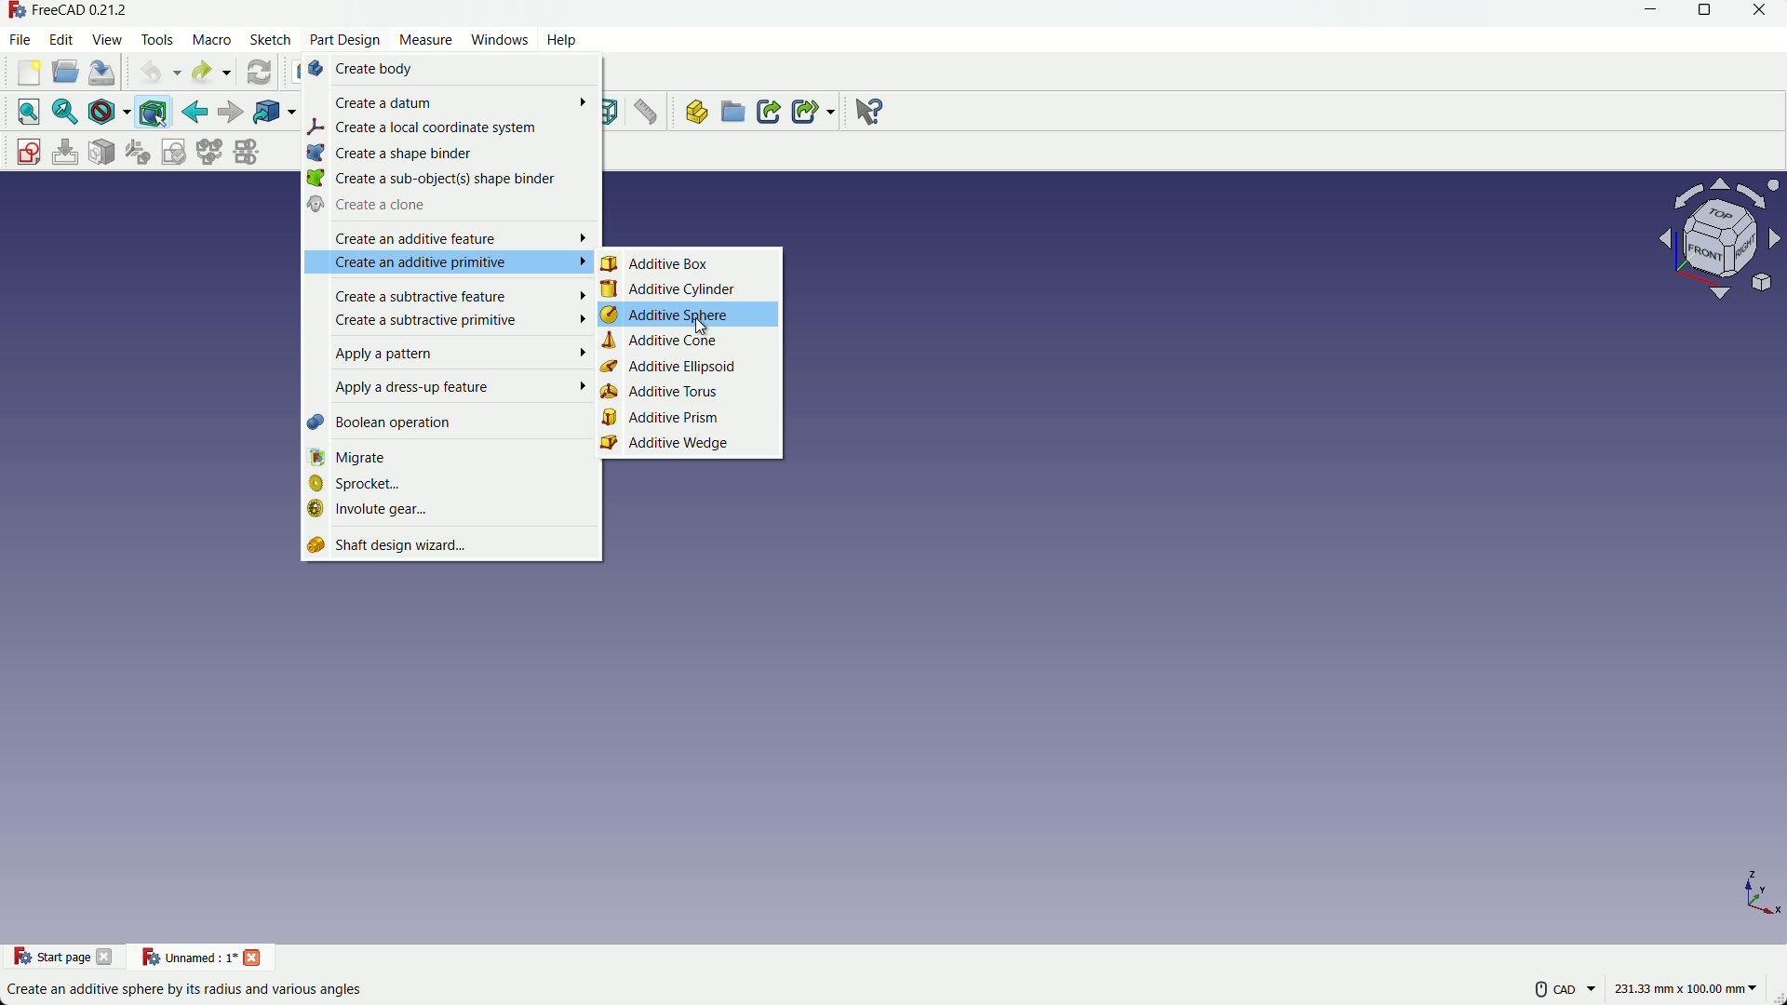  Describe the element at coordinates (450, 208) in the screenshot. I see `create a done` at that location.